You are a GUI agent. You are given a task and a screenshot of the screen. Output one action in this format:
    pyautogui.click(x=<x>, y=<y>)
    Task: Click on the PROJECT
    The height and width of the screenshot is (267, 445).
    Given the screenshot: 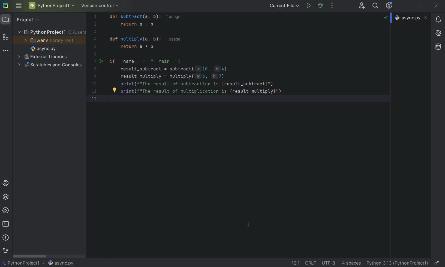 What is the action you would take?
    pyautogui.click(x=23, y=20)
    